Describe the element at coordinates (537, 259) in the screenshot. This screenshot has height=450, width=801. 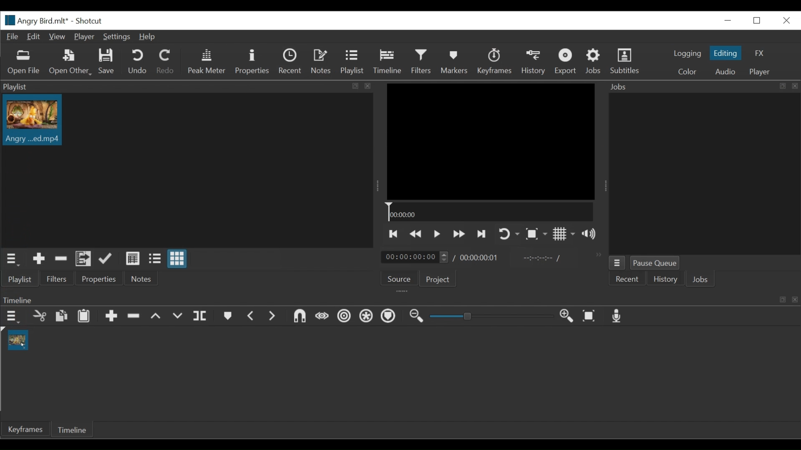
I see `In point` at that location.